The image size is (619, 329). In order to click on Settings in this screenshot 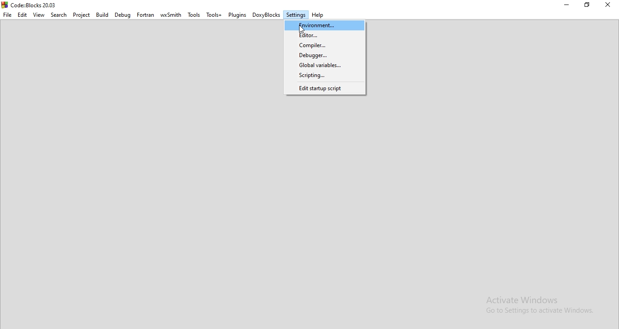, I will do `click(296, 15)`.